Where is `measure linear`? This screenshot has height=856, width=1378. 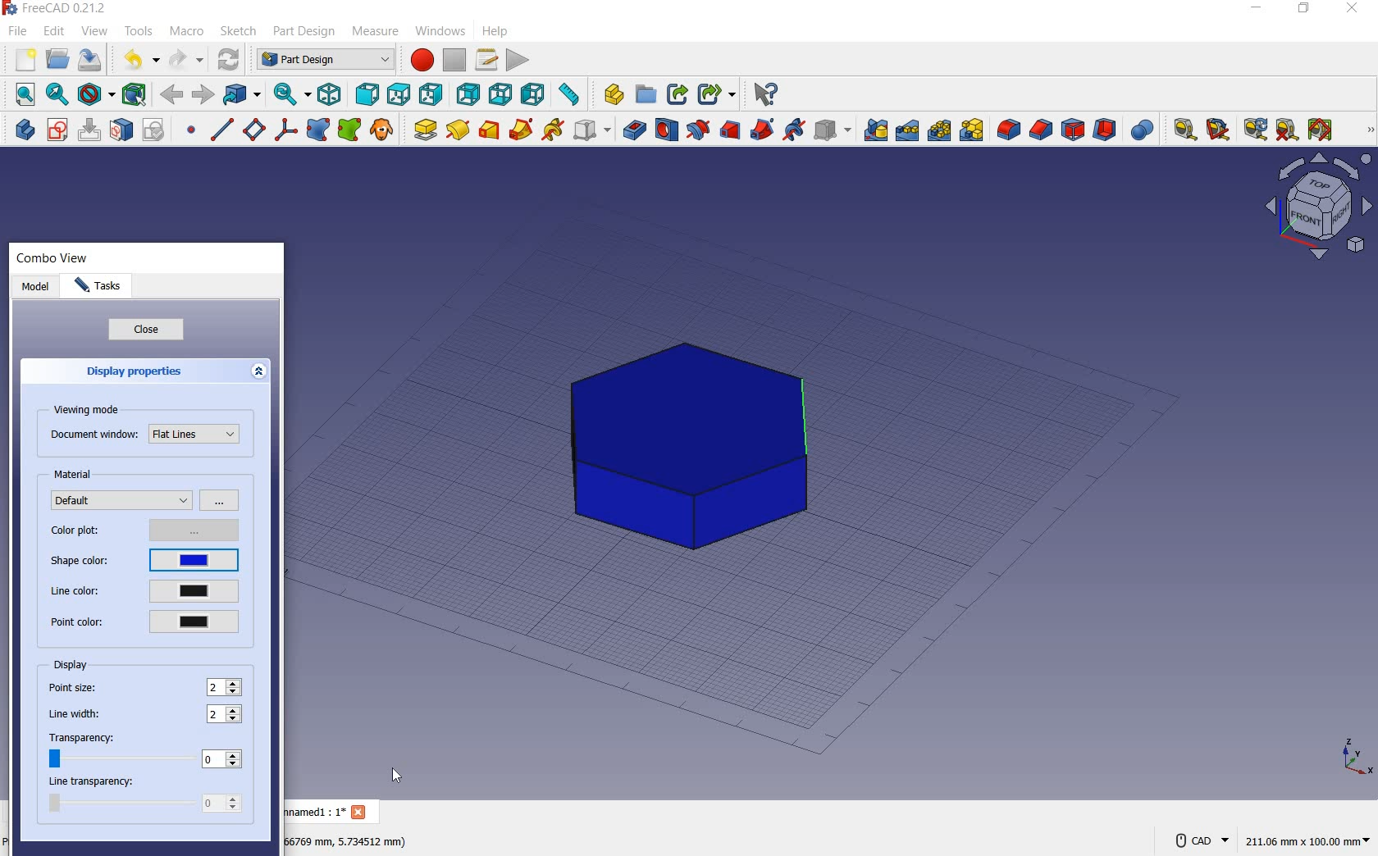
measure linear is located at coordinates (1181, 131).